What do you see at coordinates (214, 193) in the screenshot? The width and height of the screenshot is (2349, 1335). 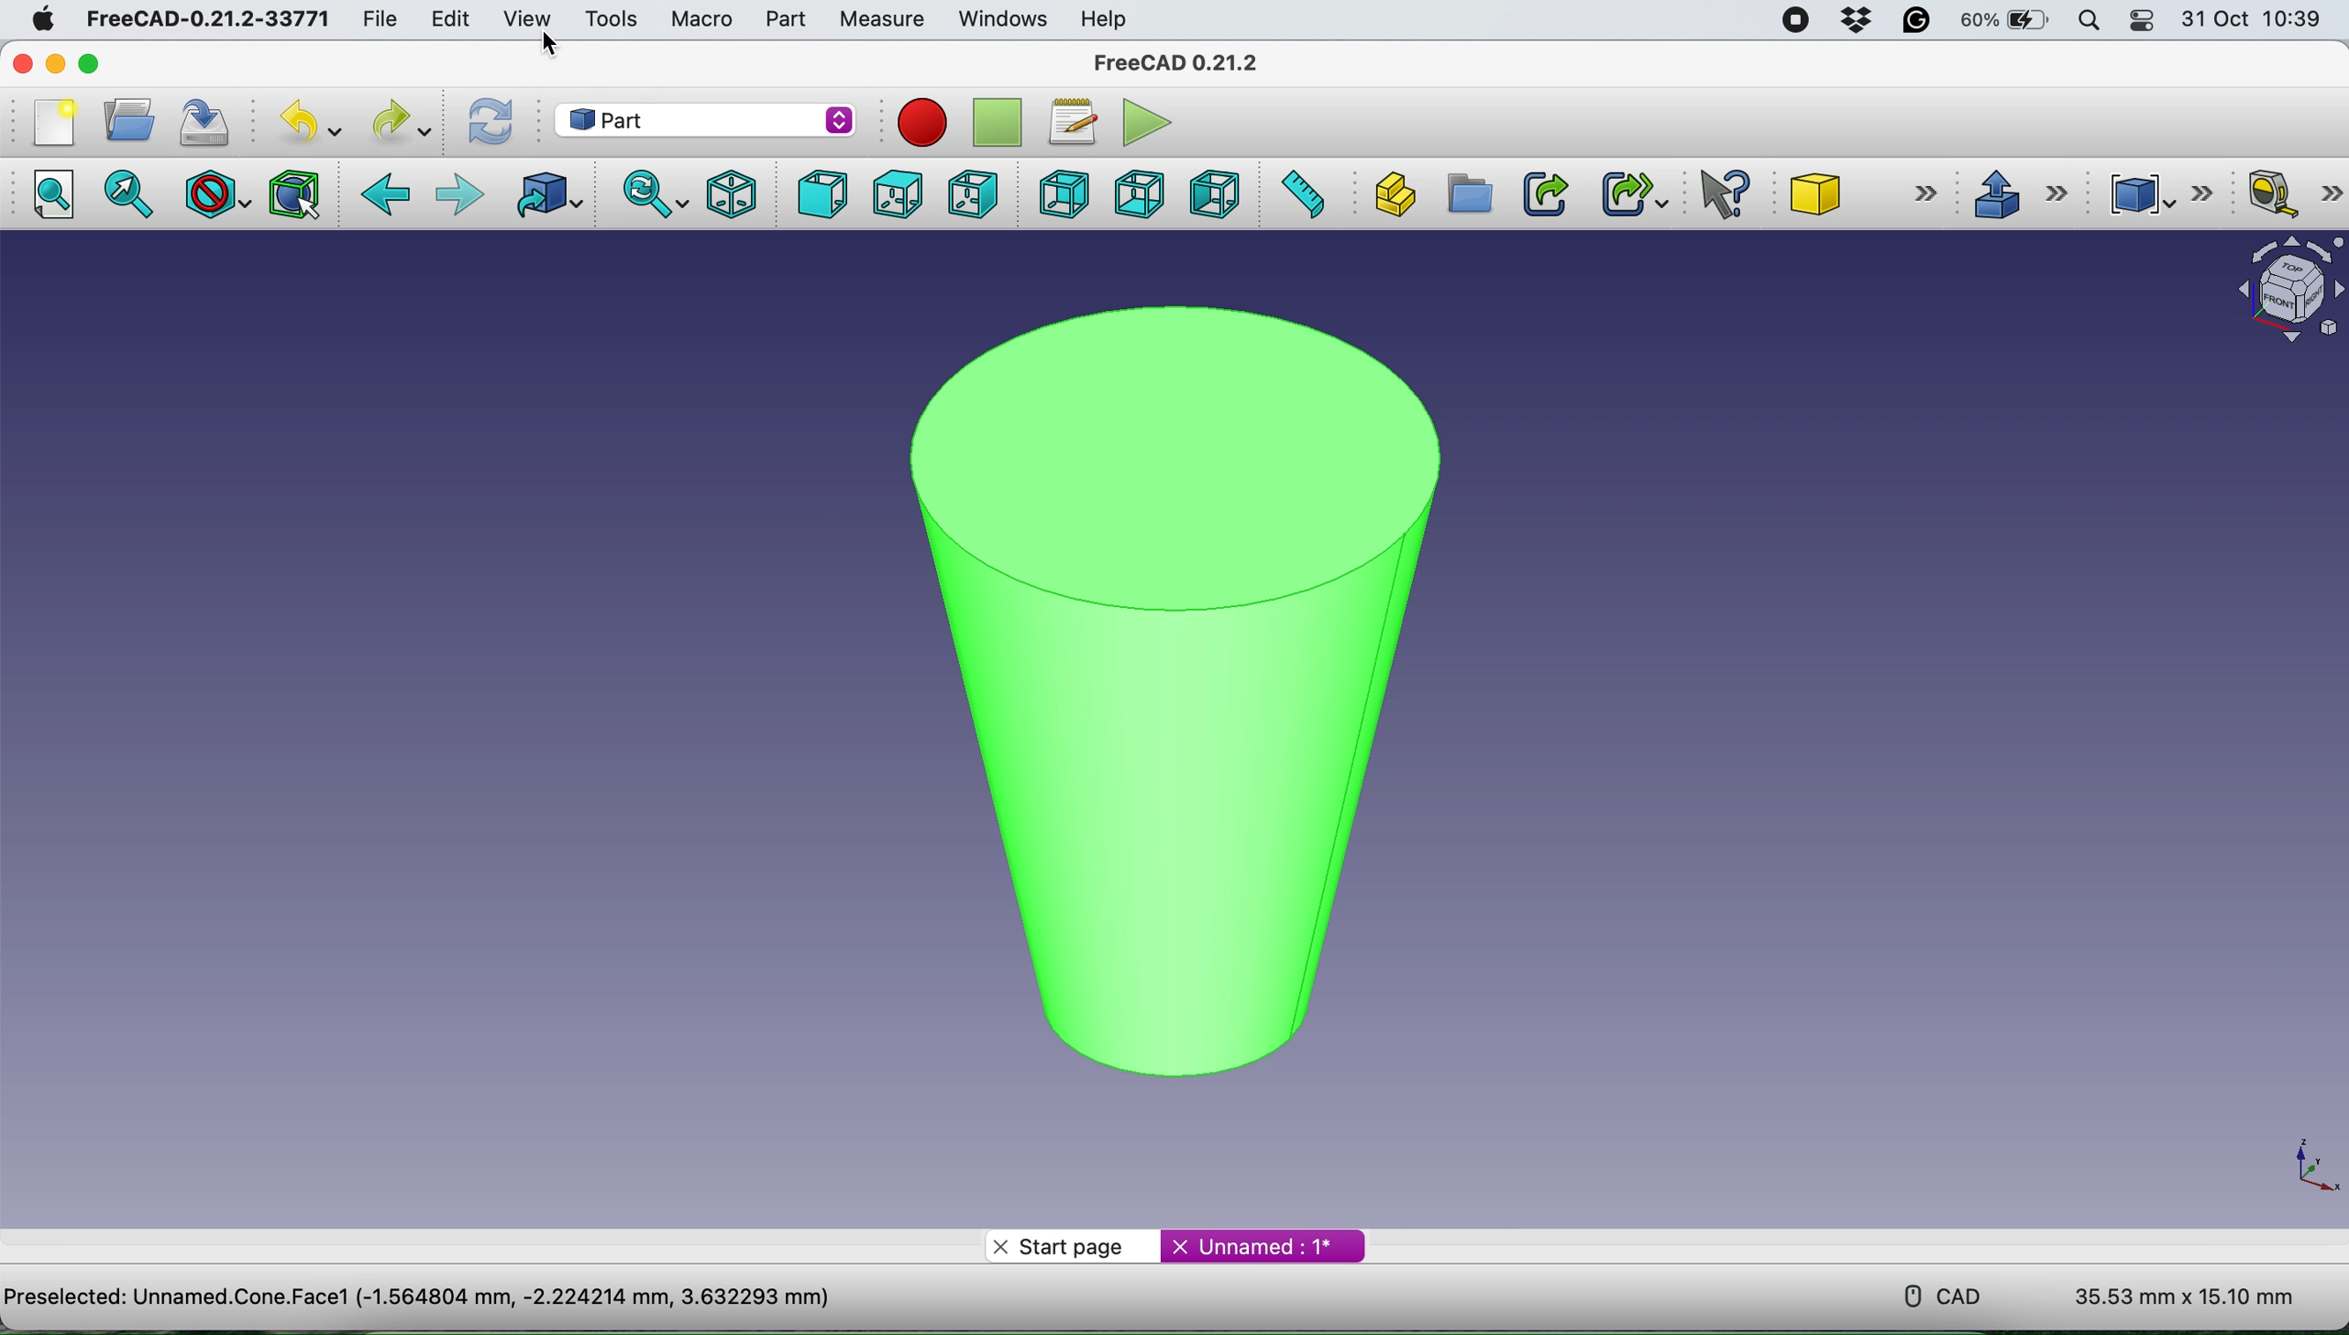 I see `draw style` at bounding box center [214, 193].